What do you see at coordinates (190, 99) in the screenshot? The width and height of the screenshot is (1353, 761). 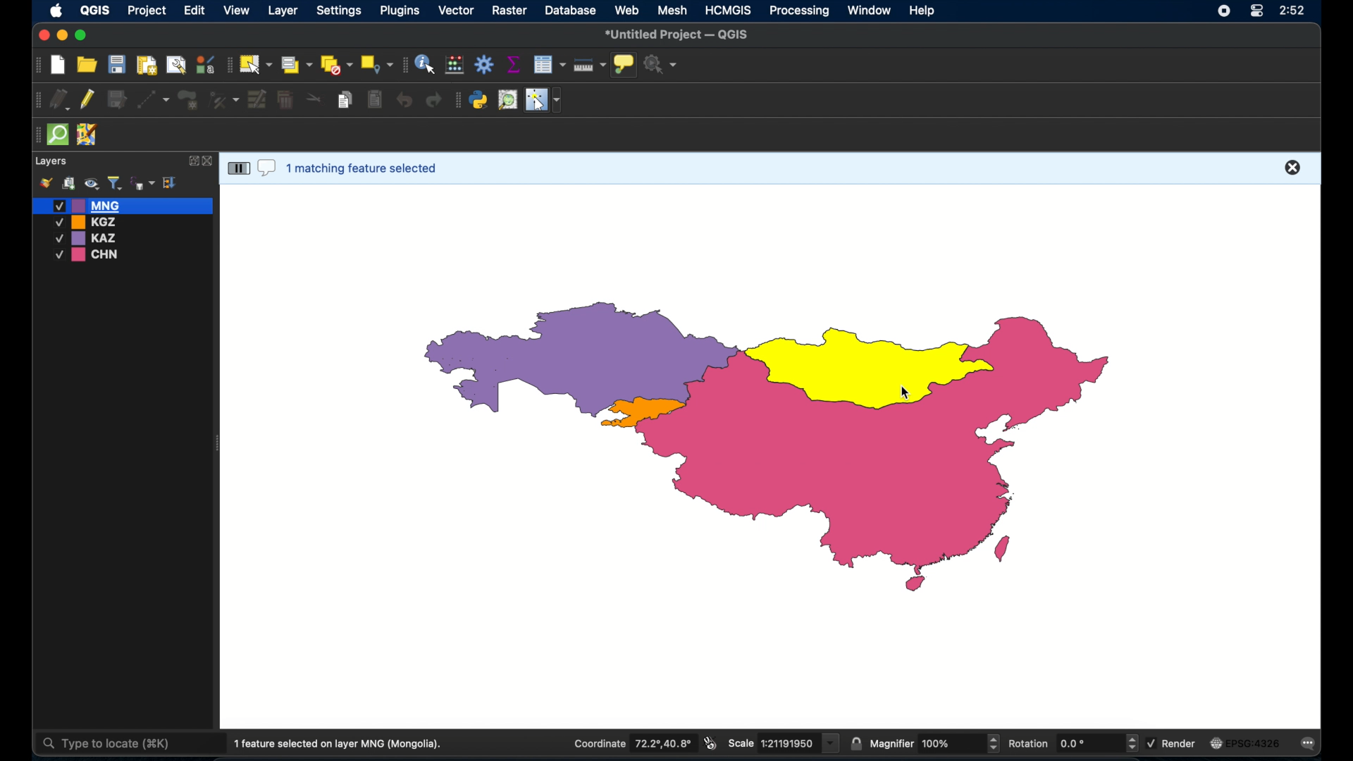 I see `add polygon feature` at bounding box center [190, 99].